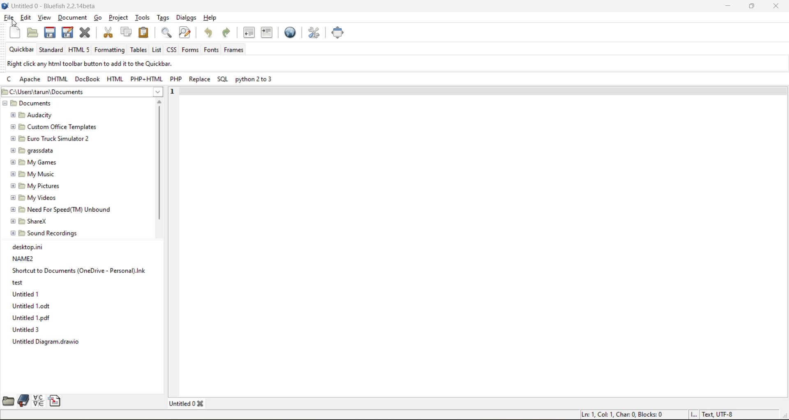 This screenshot has width=789, height=420. I want to click on save as, so click(68, 35).